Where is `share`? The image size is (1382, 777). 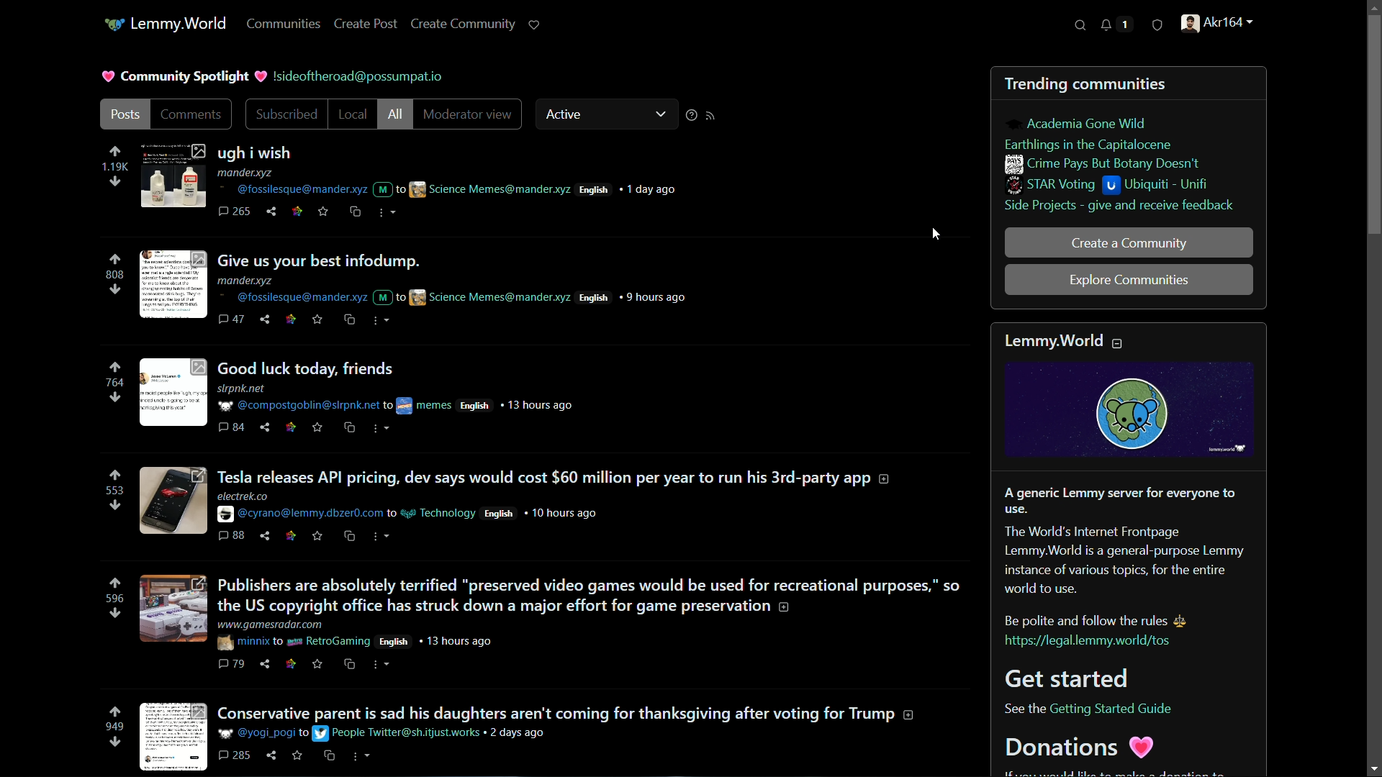 share is located at coordinates (274, 755).